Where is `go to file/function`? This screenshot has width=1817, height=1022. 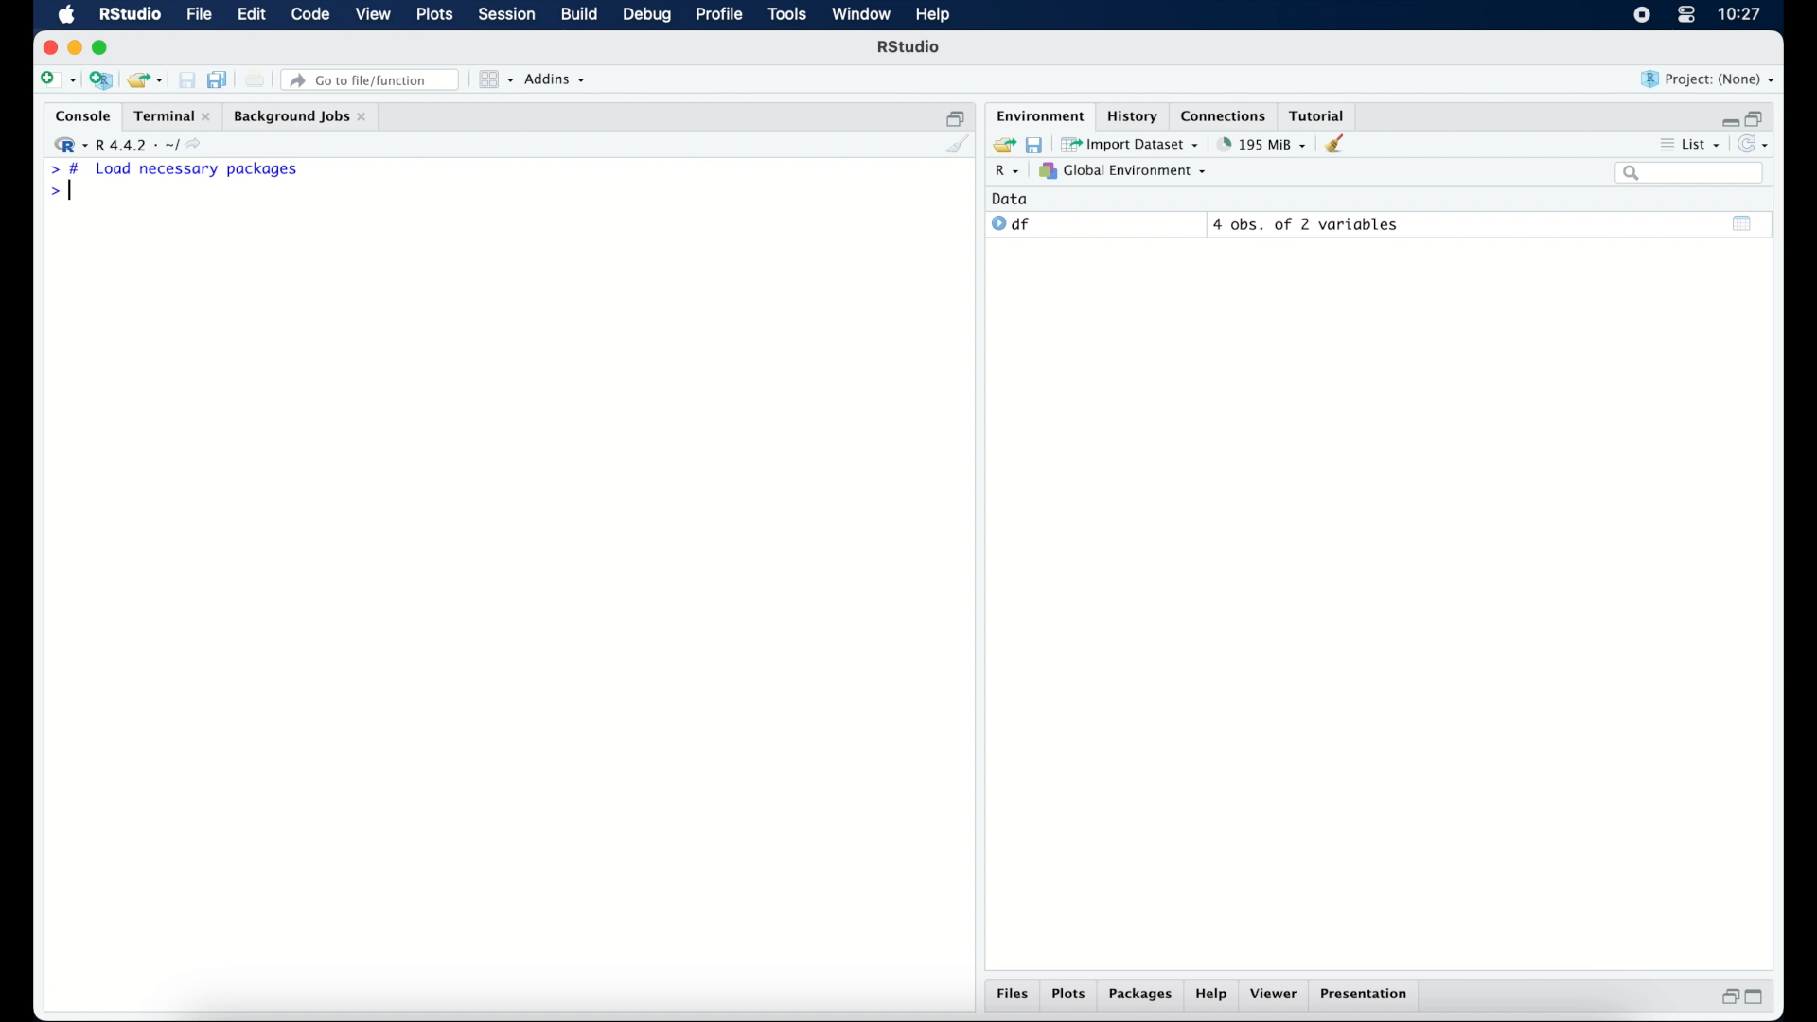 go to file/function is located at coordinates (371, 79).